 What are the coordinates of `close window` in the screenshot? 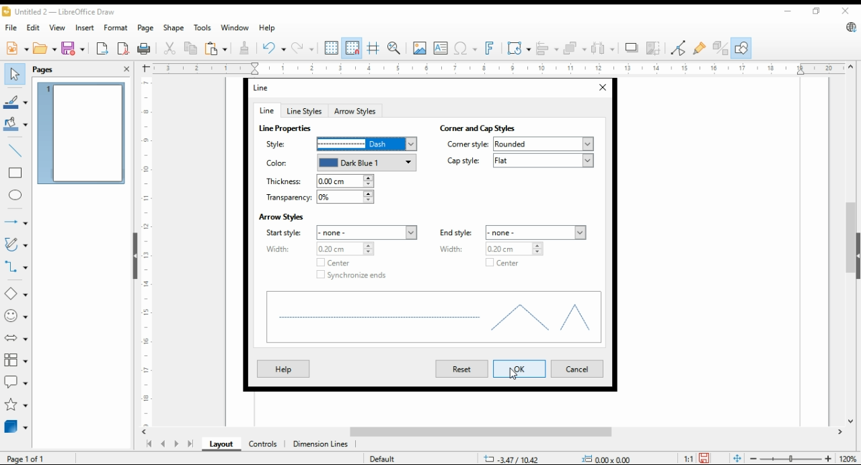 It's located at (846, 11).